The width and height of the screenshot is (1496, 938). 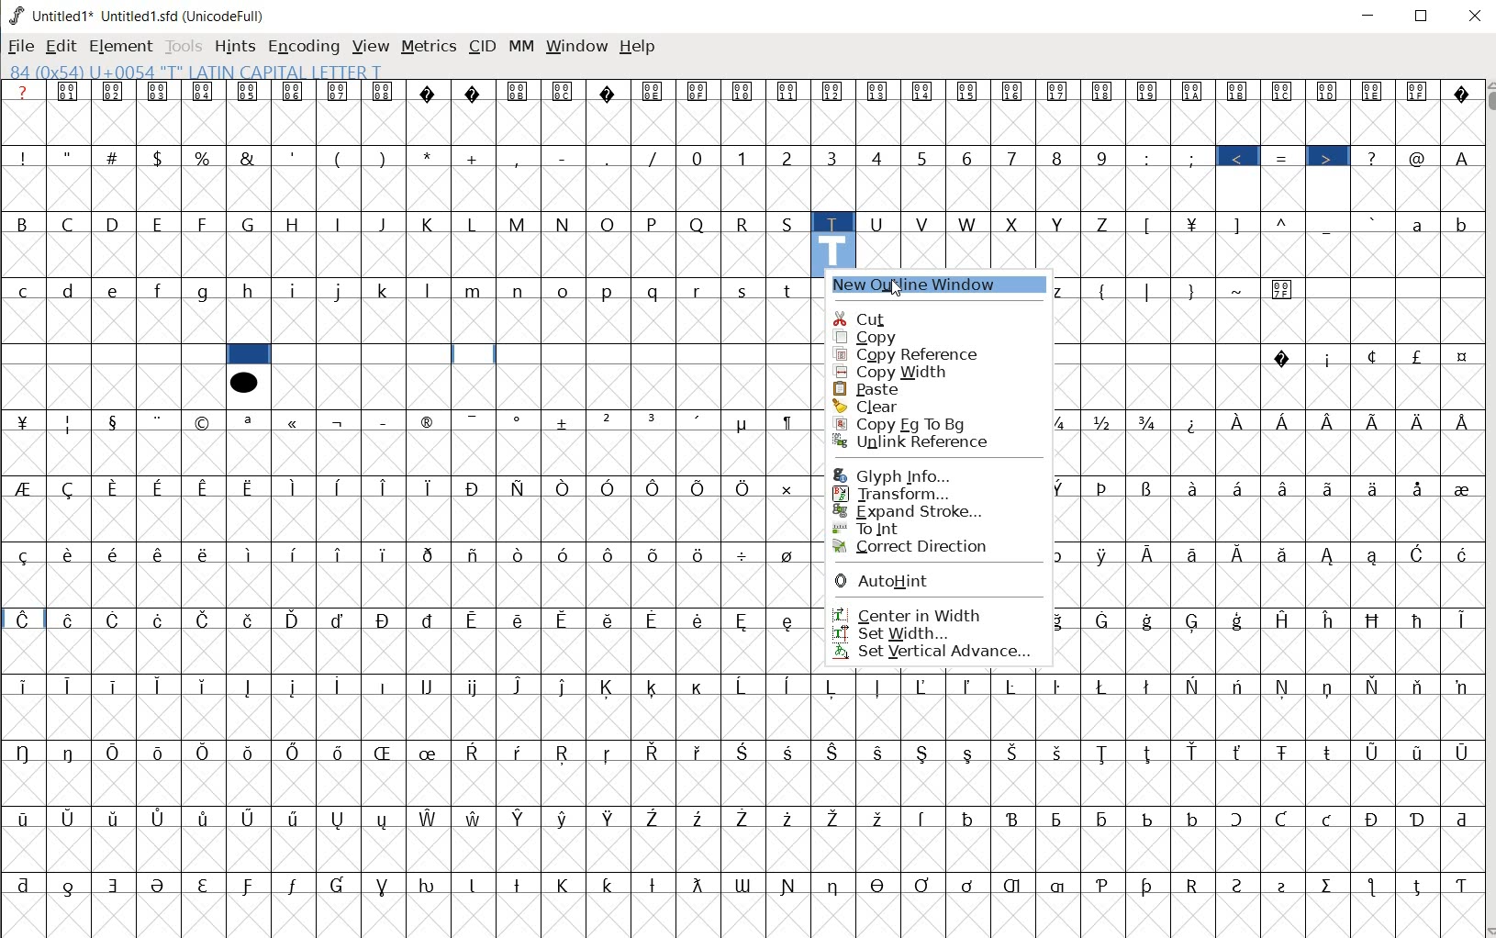 What do you see at coordinates (1191, 291) in the screenshot?
I see `)` at bounding box center [1191, 291].